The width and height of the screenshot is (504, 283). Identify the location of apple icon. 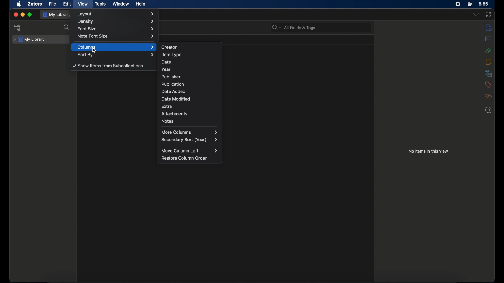
(19, 4).